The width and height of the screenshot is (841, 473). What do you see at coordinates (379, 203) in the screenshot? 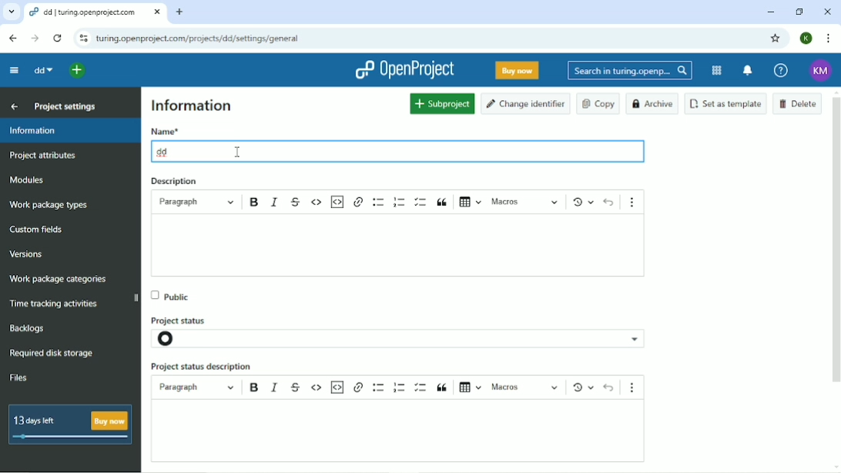
I see `Bulleted list` at bounding box center [379, 203].